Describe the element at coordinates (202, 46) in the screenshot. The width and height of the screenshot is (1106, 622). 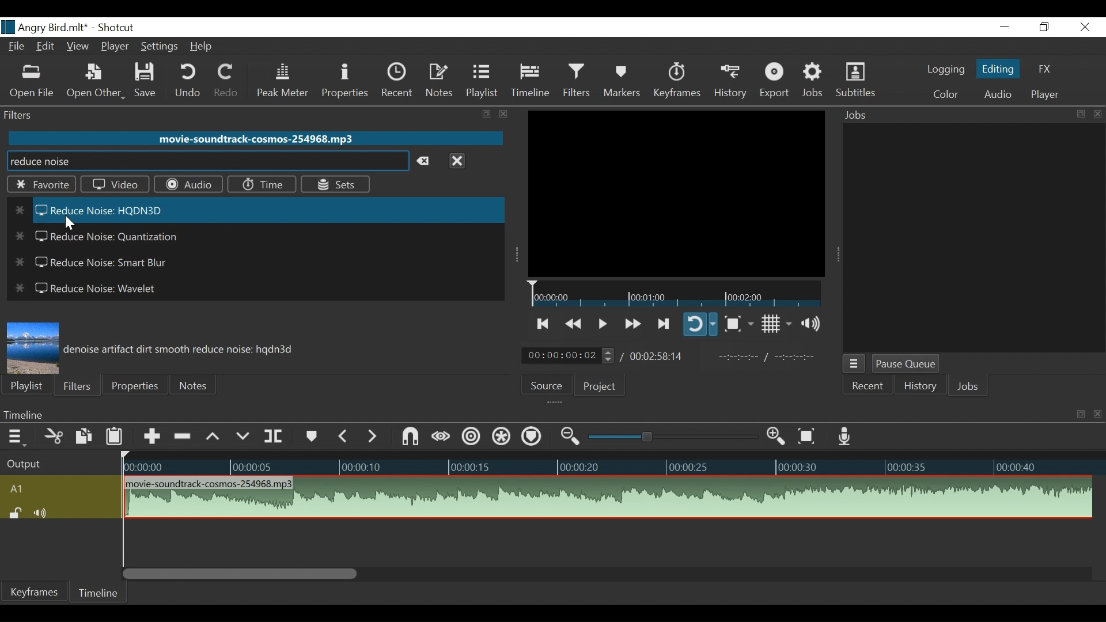
I see `Help` at that location.